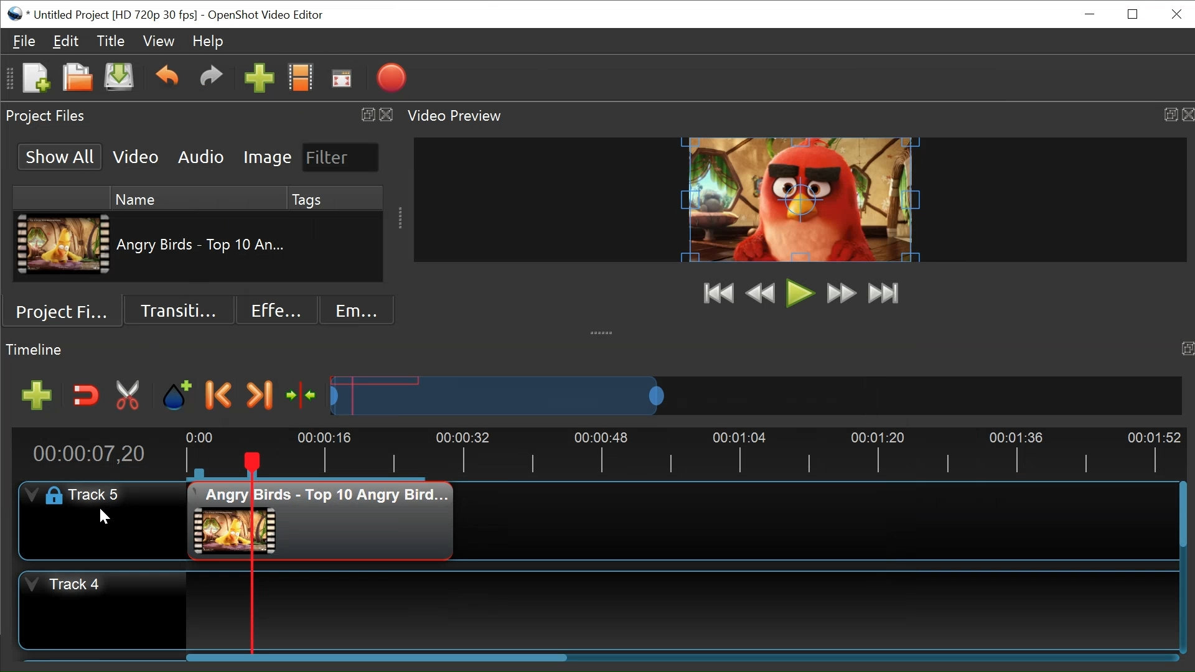 The image size is (1195, 672). I want to click on Undo, so click(169, 79).